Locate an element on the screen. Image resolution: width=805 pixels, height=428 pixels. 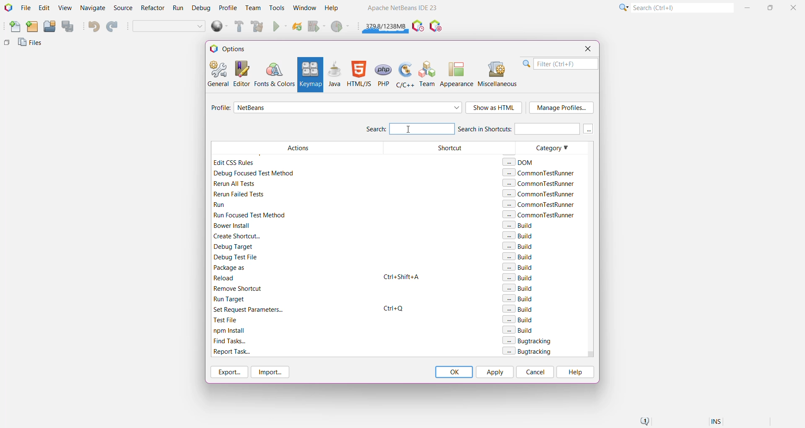
Search in Shortcuts is located at coordinates (518, 128).